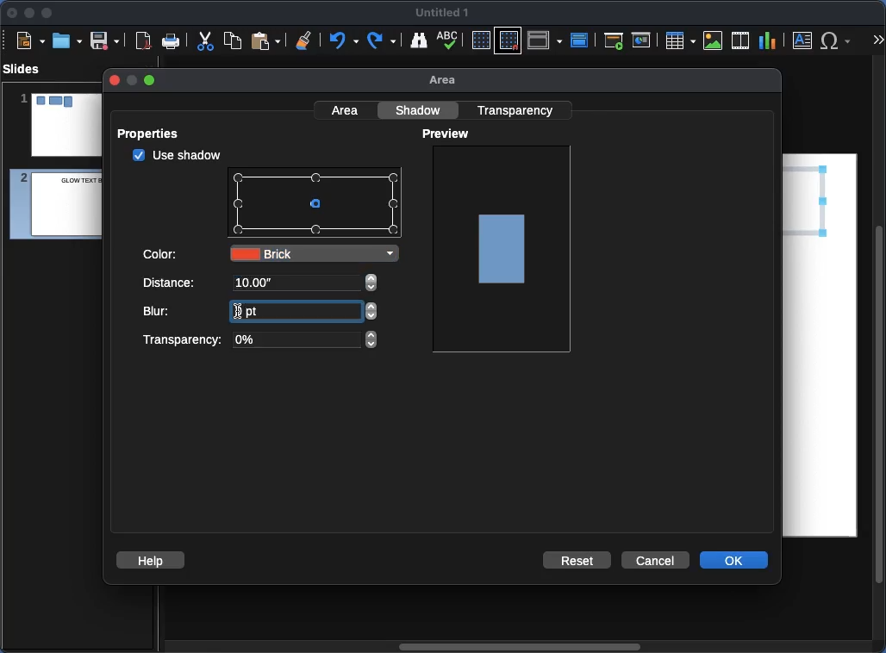  What do you see at coordinates (448, 134) in the screenshot?
I see `Preview` at bounding box center [448, 134].